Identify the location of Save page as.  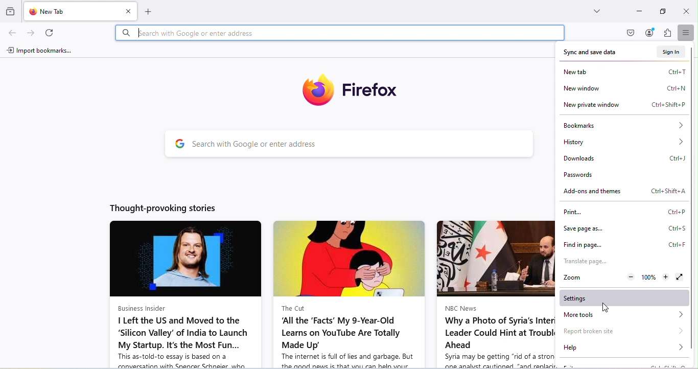
(626, 228).